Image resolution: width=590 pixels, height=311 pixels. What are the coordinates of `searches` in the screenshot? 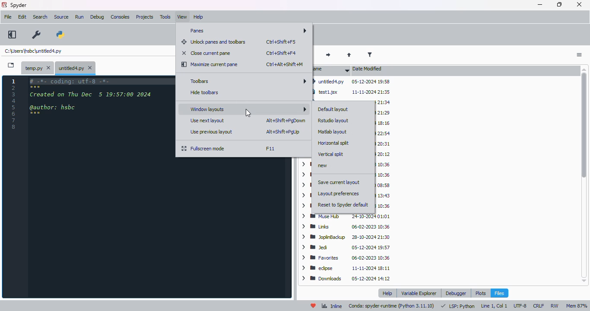 It's located at (384, 165).